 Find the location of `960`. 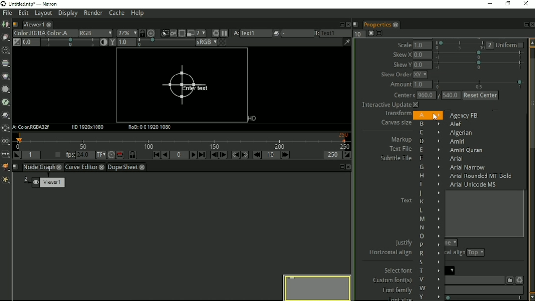

960 is located at coordinates (425, 95).